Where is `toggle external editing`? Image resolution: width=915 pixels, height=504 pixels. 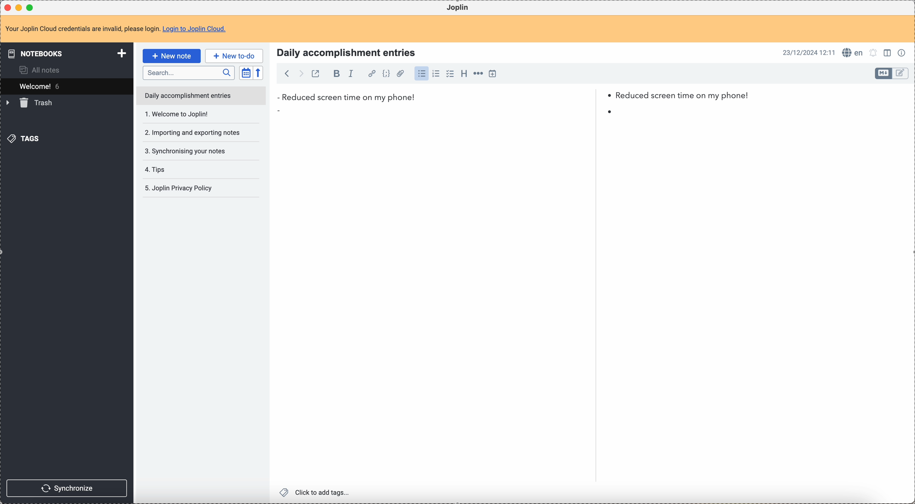 toggle external editing is located at coordinates (316, 73).